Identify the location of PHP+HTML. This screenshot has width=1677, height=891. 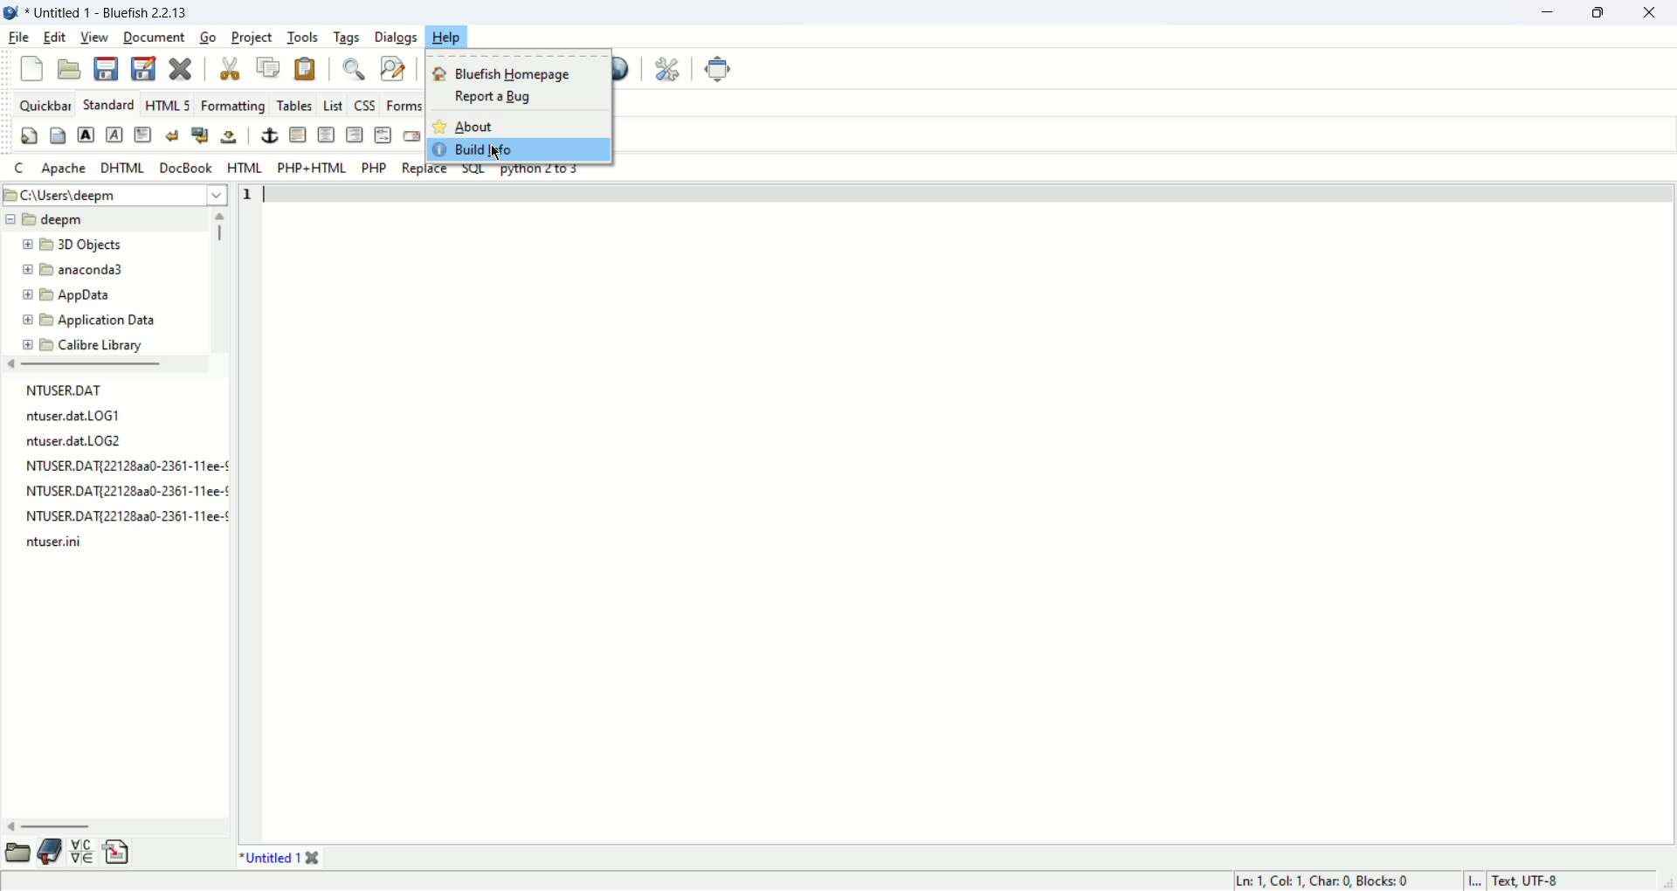
(311, 168).